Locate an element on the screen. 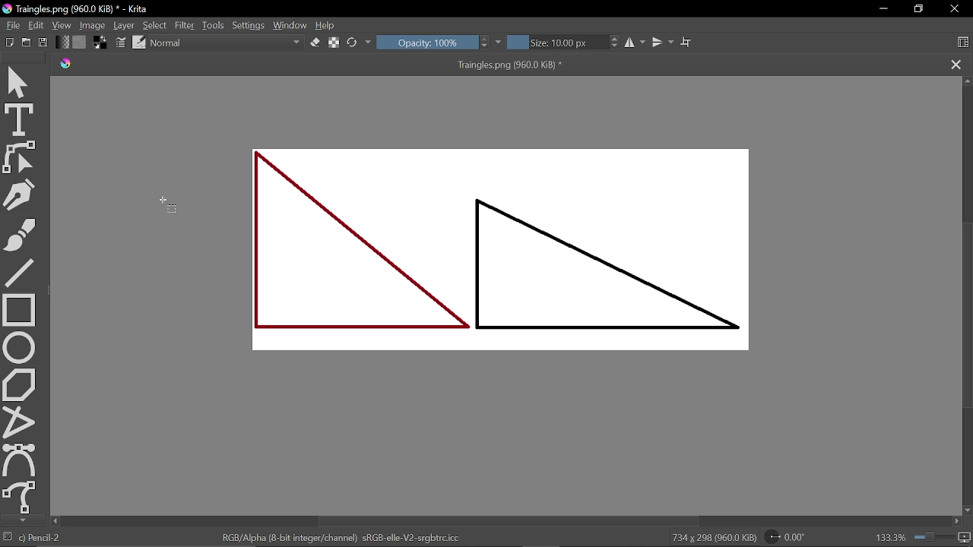 This screenshot has height=547, width=973. Ellipse tool is located at coordinates (19, 347).